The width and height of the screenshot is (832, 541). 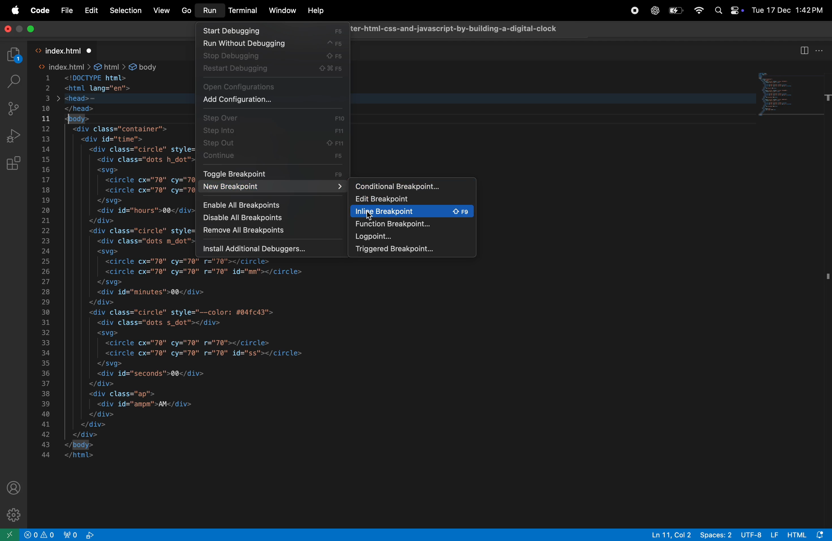 What do you see at coordinates (271, 204) in the screenshot?
I see `enable all breakpoints` at bounding box center [271, 204].